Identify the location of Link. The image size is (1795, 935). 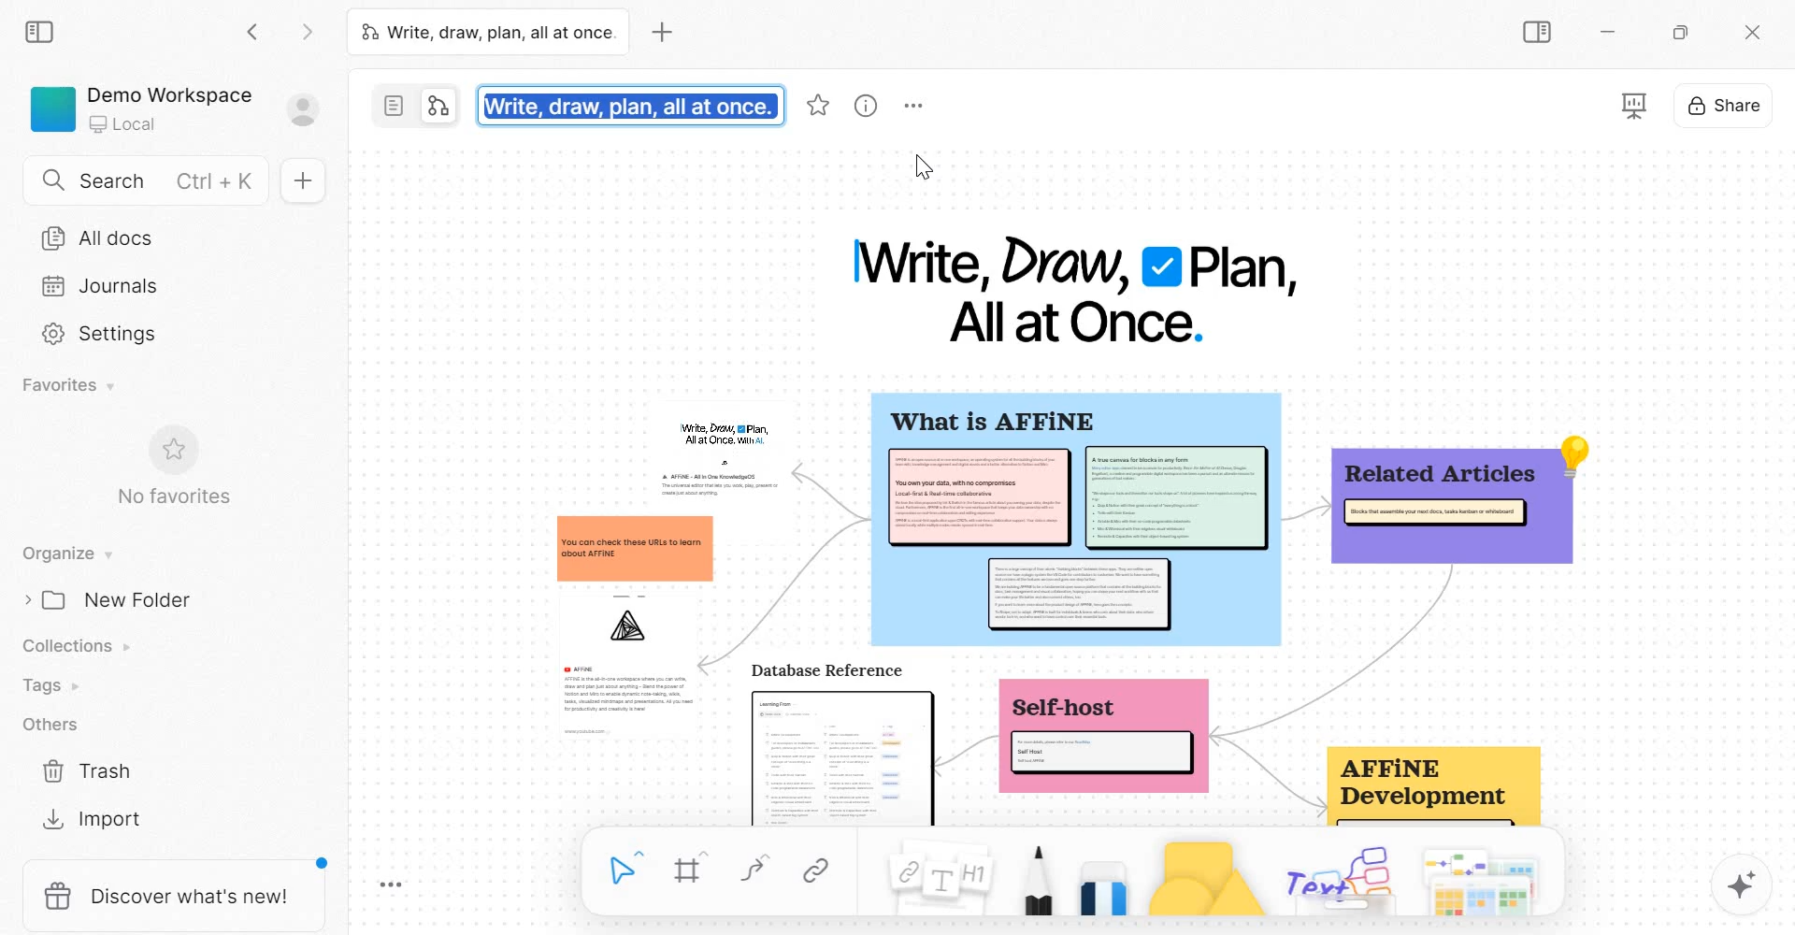
(815, 870).